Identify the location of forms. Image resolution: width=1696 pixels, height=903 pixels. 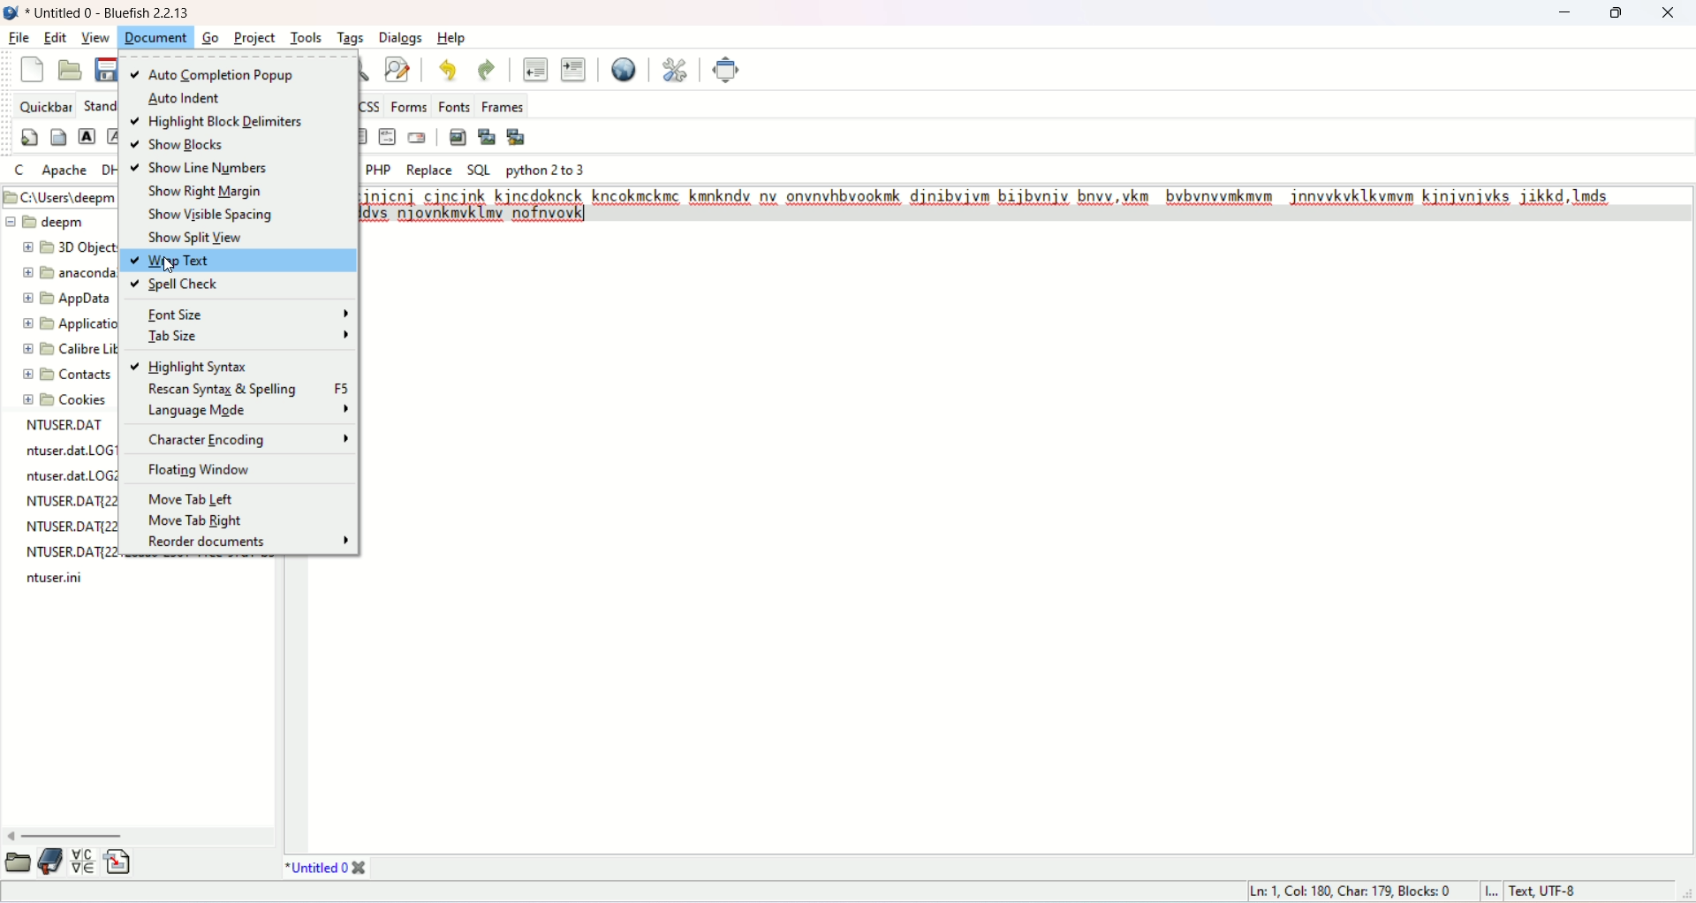
(407, 107).